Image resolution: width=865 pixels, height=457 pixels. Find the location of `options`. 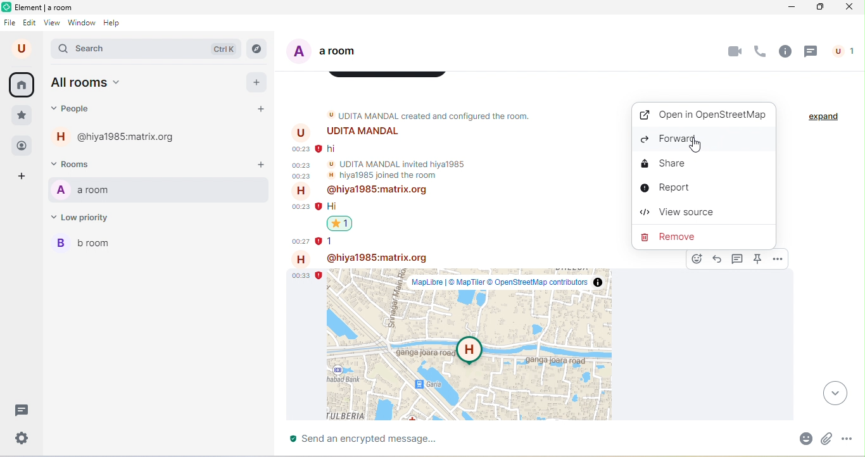

options is located at coordinates (778, 259).